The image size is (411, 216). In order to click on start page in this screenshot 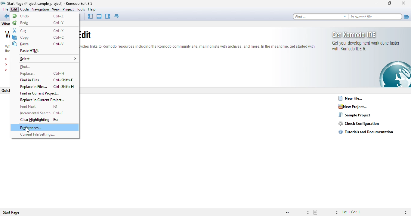, I will do `click(14, 212)`.